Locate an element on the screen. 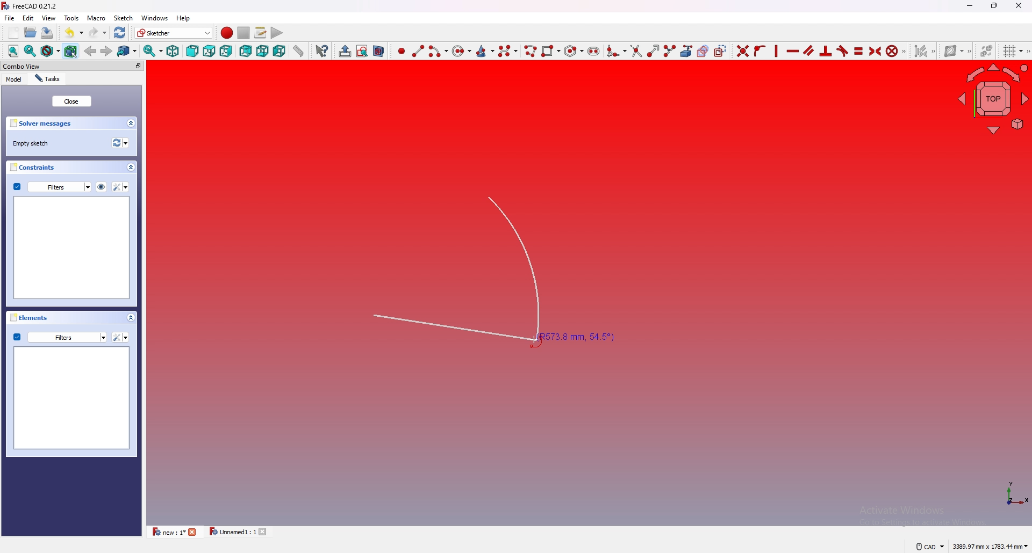  new : 1* is located at coordinates (168, 532).